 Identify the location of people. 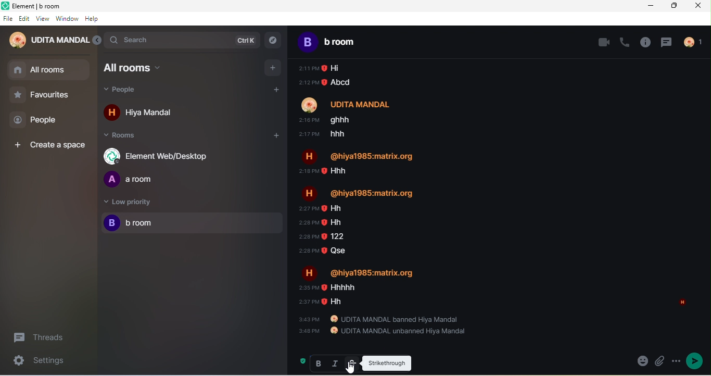
(41, 120).